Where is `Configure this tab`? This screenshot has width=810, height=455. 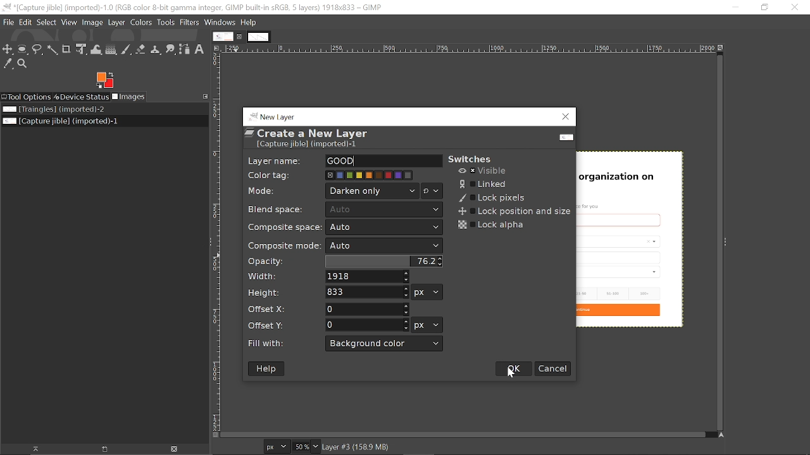
Configure this tab is located at coordinates (204, 95).